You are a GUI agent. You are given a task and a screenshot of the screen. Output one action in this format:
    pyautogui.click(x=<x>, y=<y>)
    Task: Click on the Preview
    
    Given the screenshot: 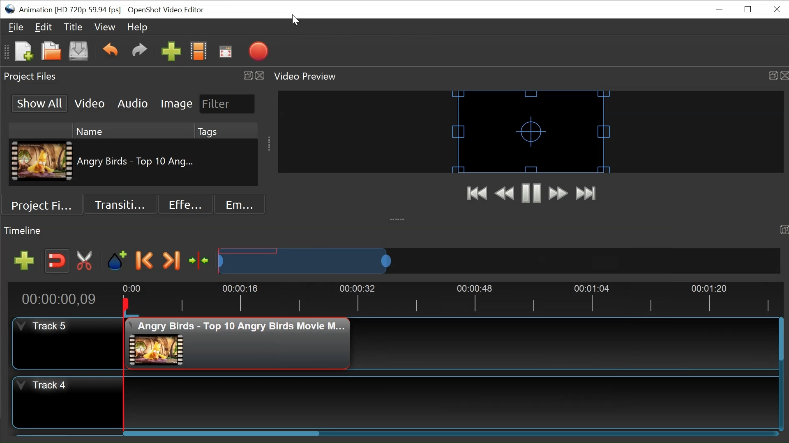 What is the action you would take?
    pyautogui.click(x=504, y=194)
    